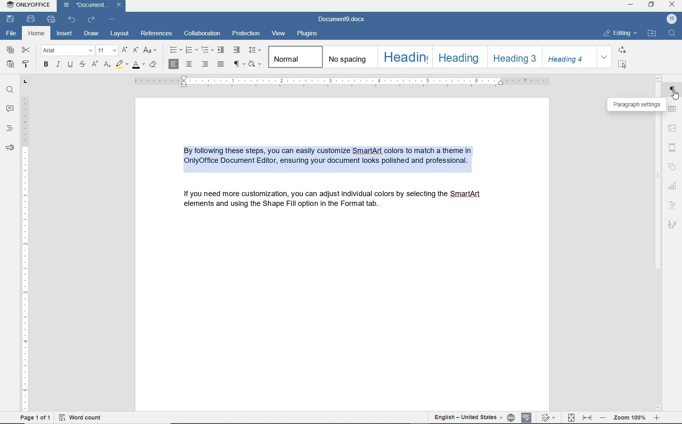  What do you see at coordinates (10, 90) in the screenshot?
I see `find` at bounding box center [10, 90].